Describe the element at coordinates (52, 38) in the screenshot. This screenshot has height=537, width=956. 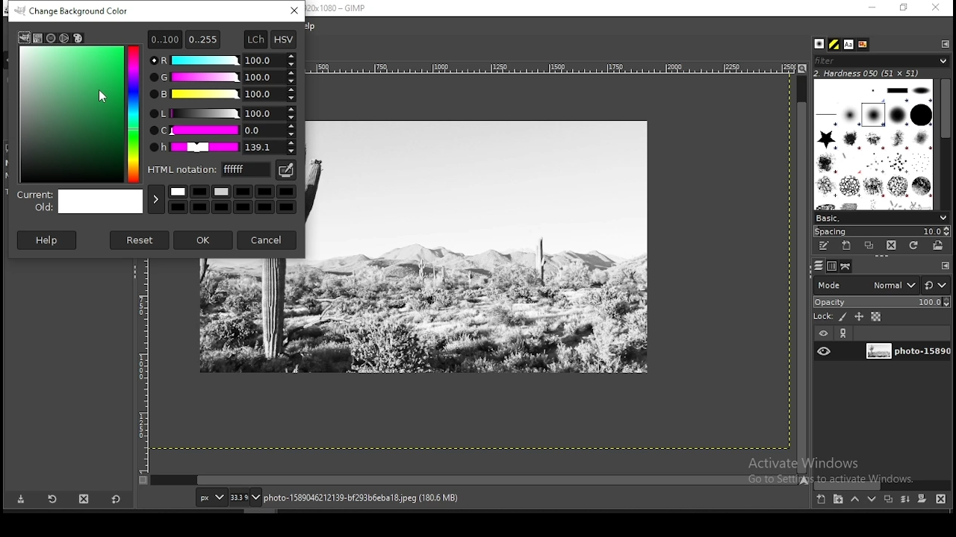
I see `watercolor` at that location.